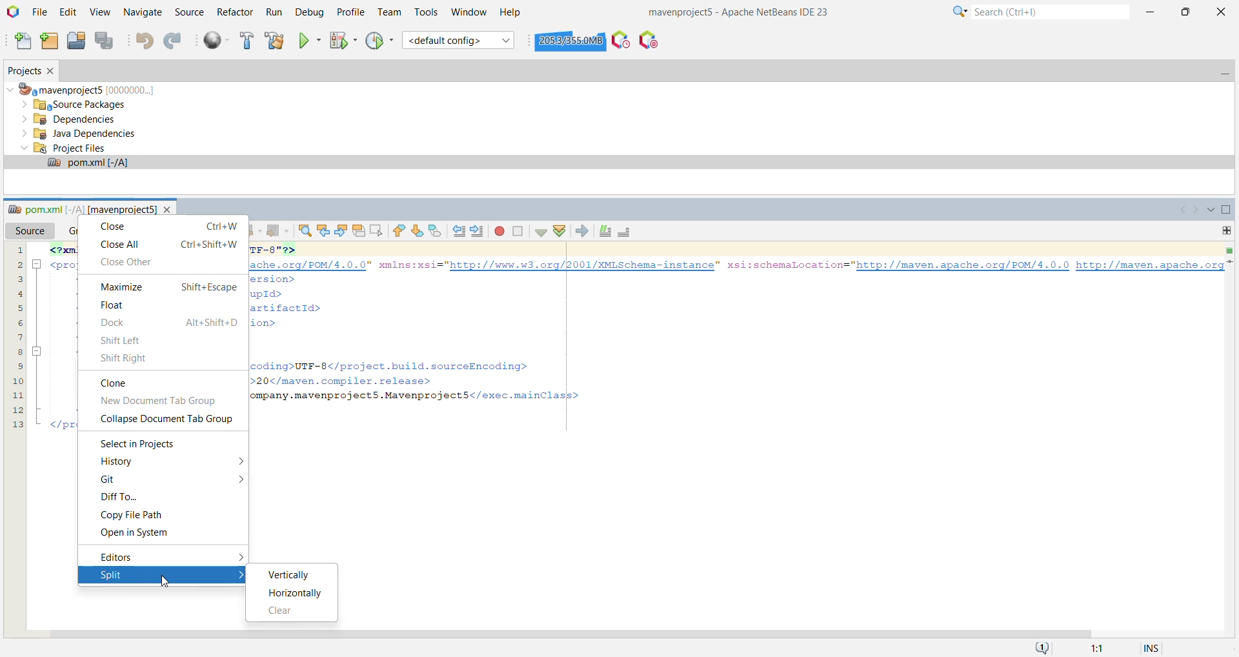 The height and width of the screenshot is (657, 1239). Describe the element at coordinates (19, 336) in the screenshot. I see `7` at that location.